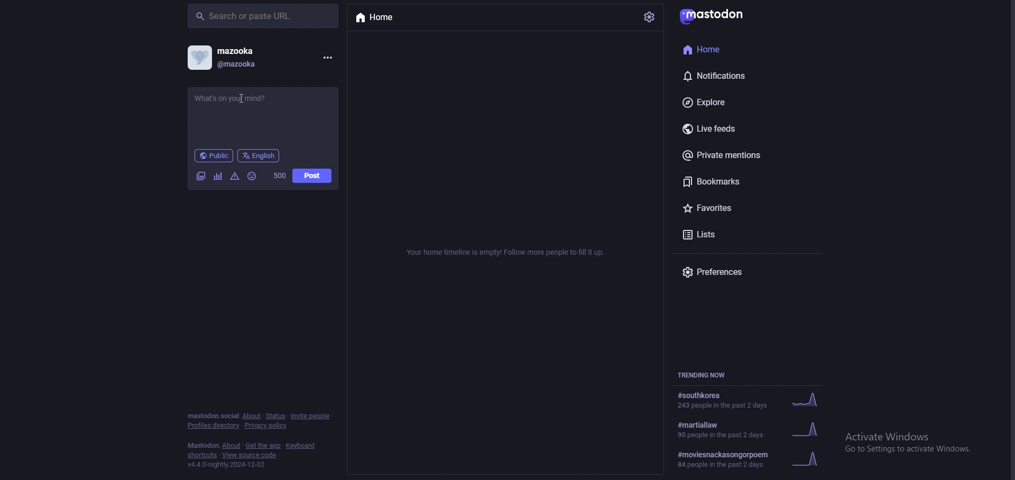  What do you see at coordinates (735, 235) in the screenshot?
I see `lists` at bounding box center [735, 235].